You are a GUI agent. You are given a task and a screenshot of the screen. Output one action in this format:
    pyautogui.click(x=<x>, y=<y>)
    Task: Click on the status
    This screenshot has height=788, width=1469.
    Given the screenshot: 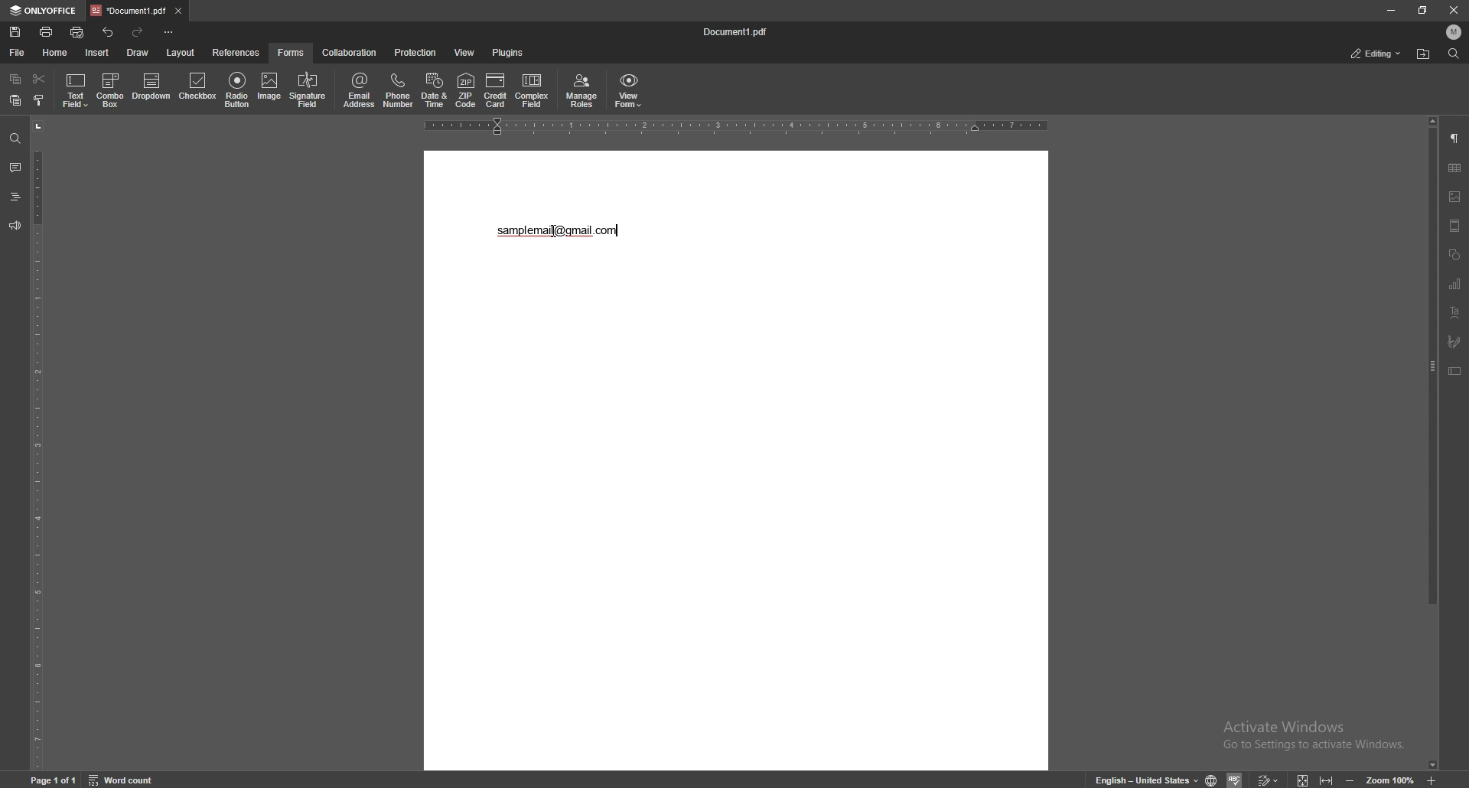 What is the action you would take?
    pyautogui.click(x=1376, y=54)
    